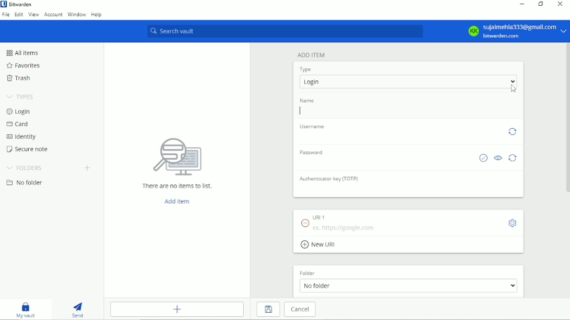 This screenshot has width=570, height=320. I want to click on All items, so click(21, 53).